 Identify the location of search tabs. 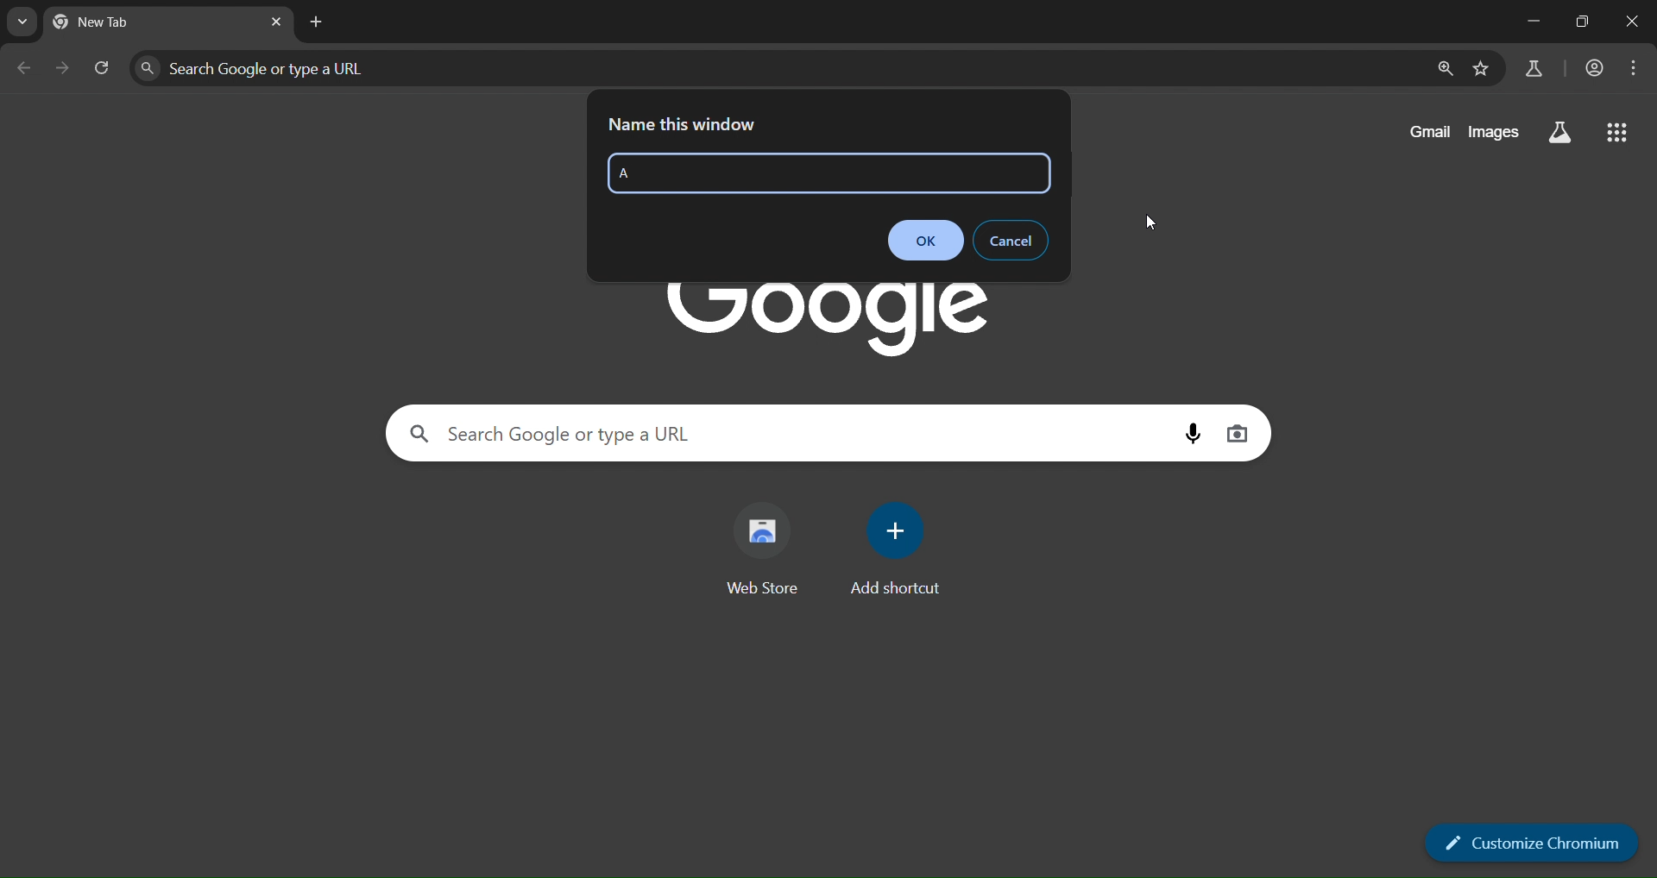
(22, 22).